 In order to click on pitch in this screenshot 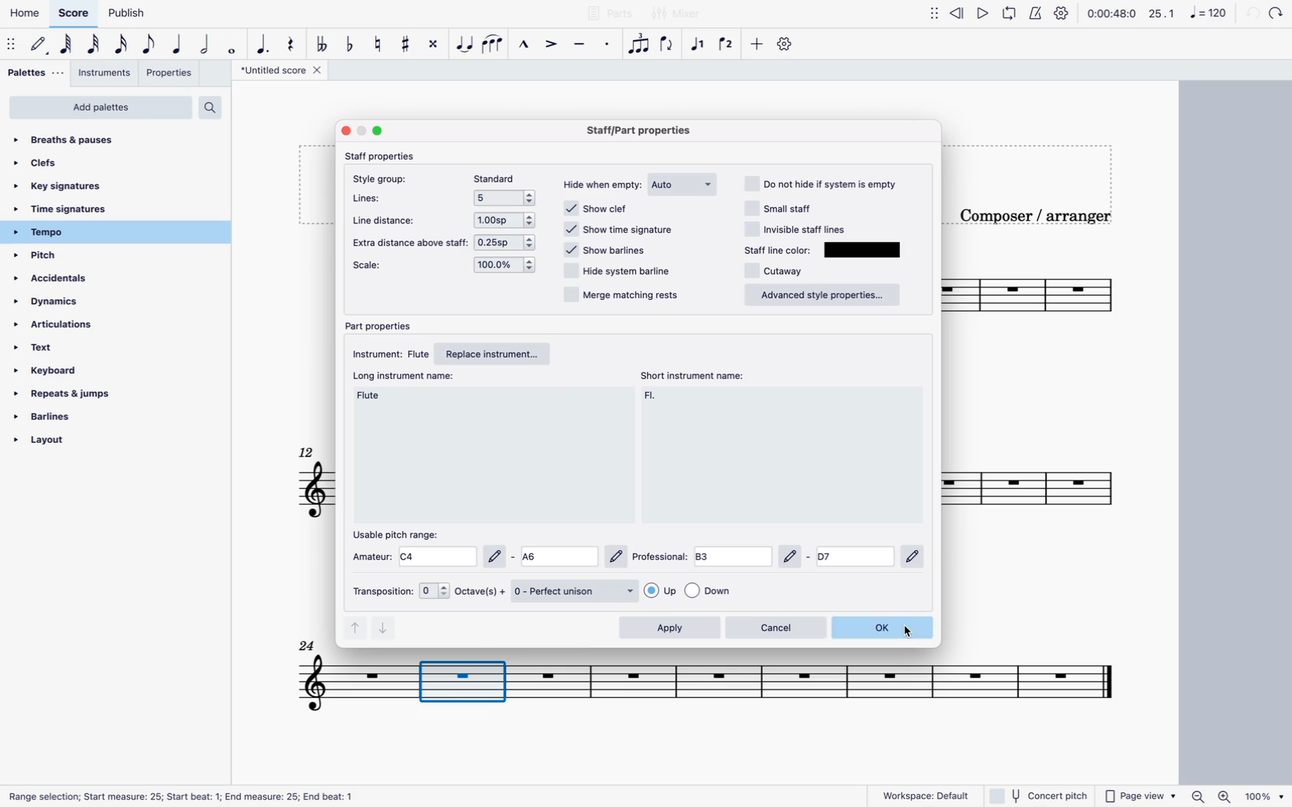, I will do `click(61, 257)`.